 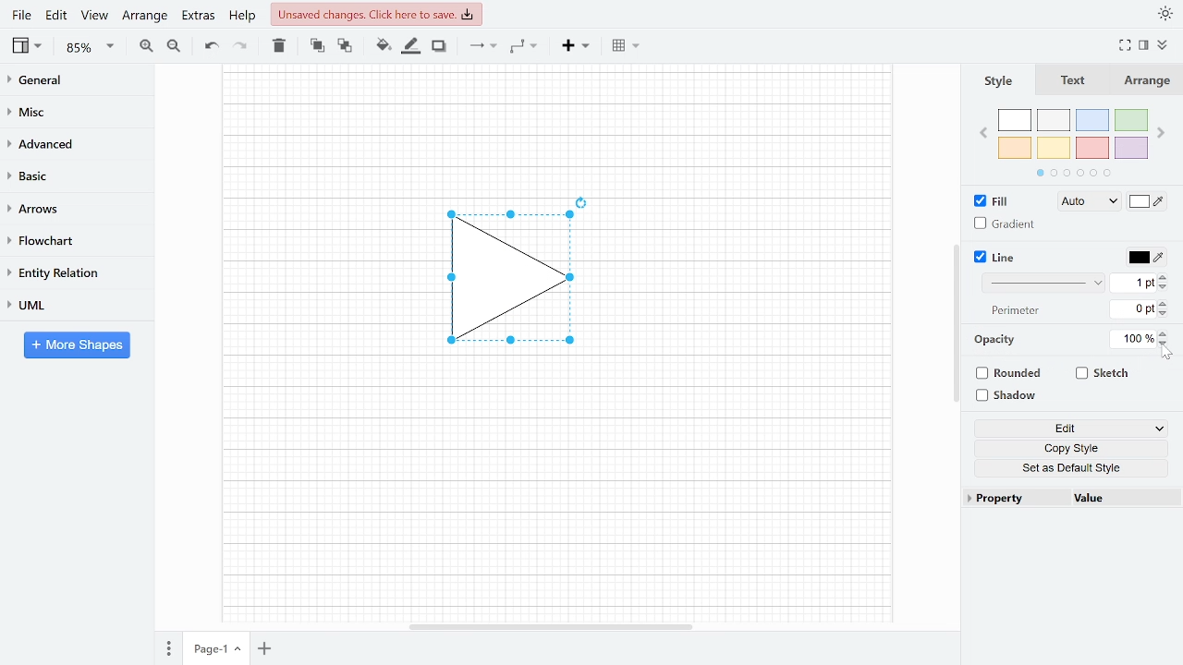 What do you see at coordinates (69, 272) in the screenshot?
I see `Entity relation` at bounding box center [69, 272].